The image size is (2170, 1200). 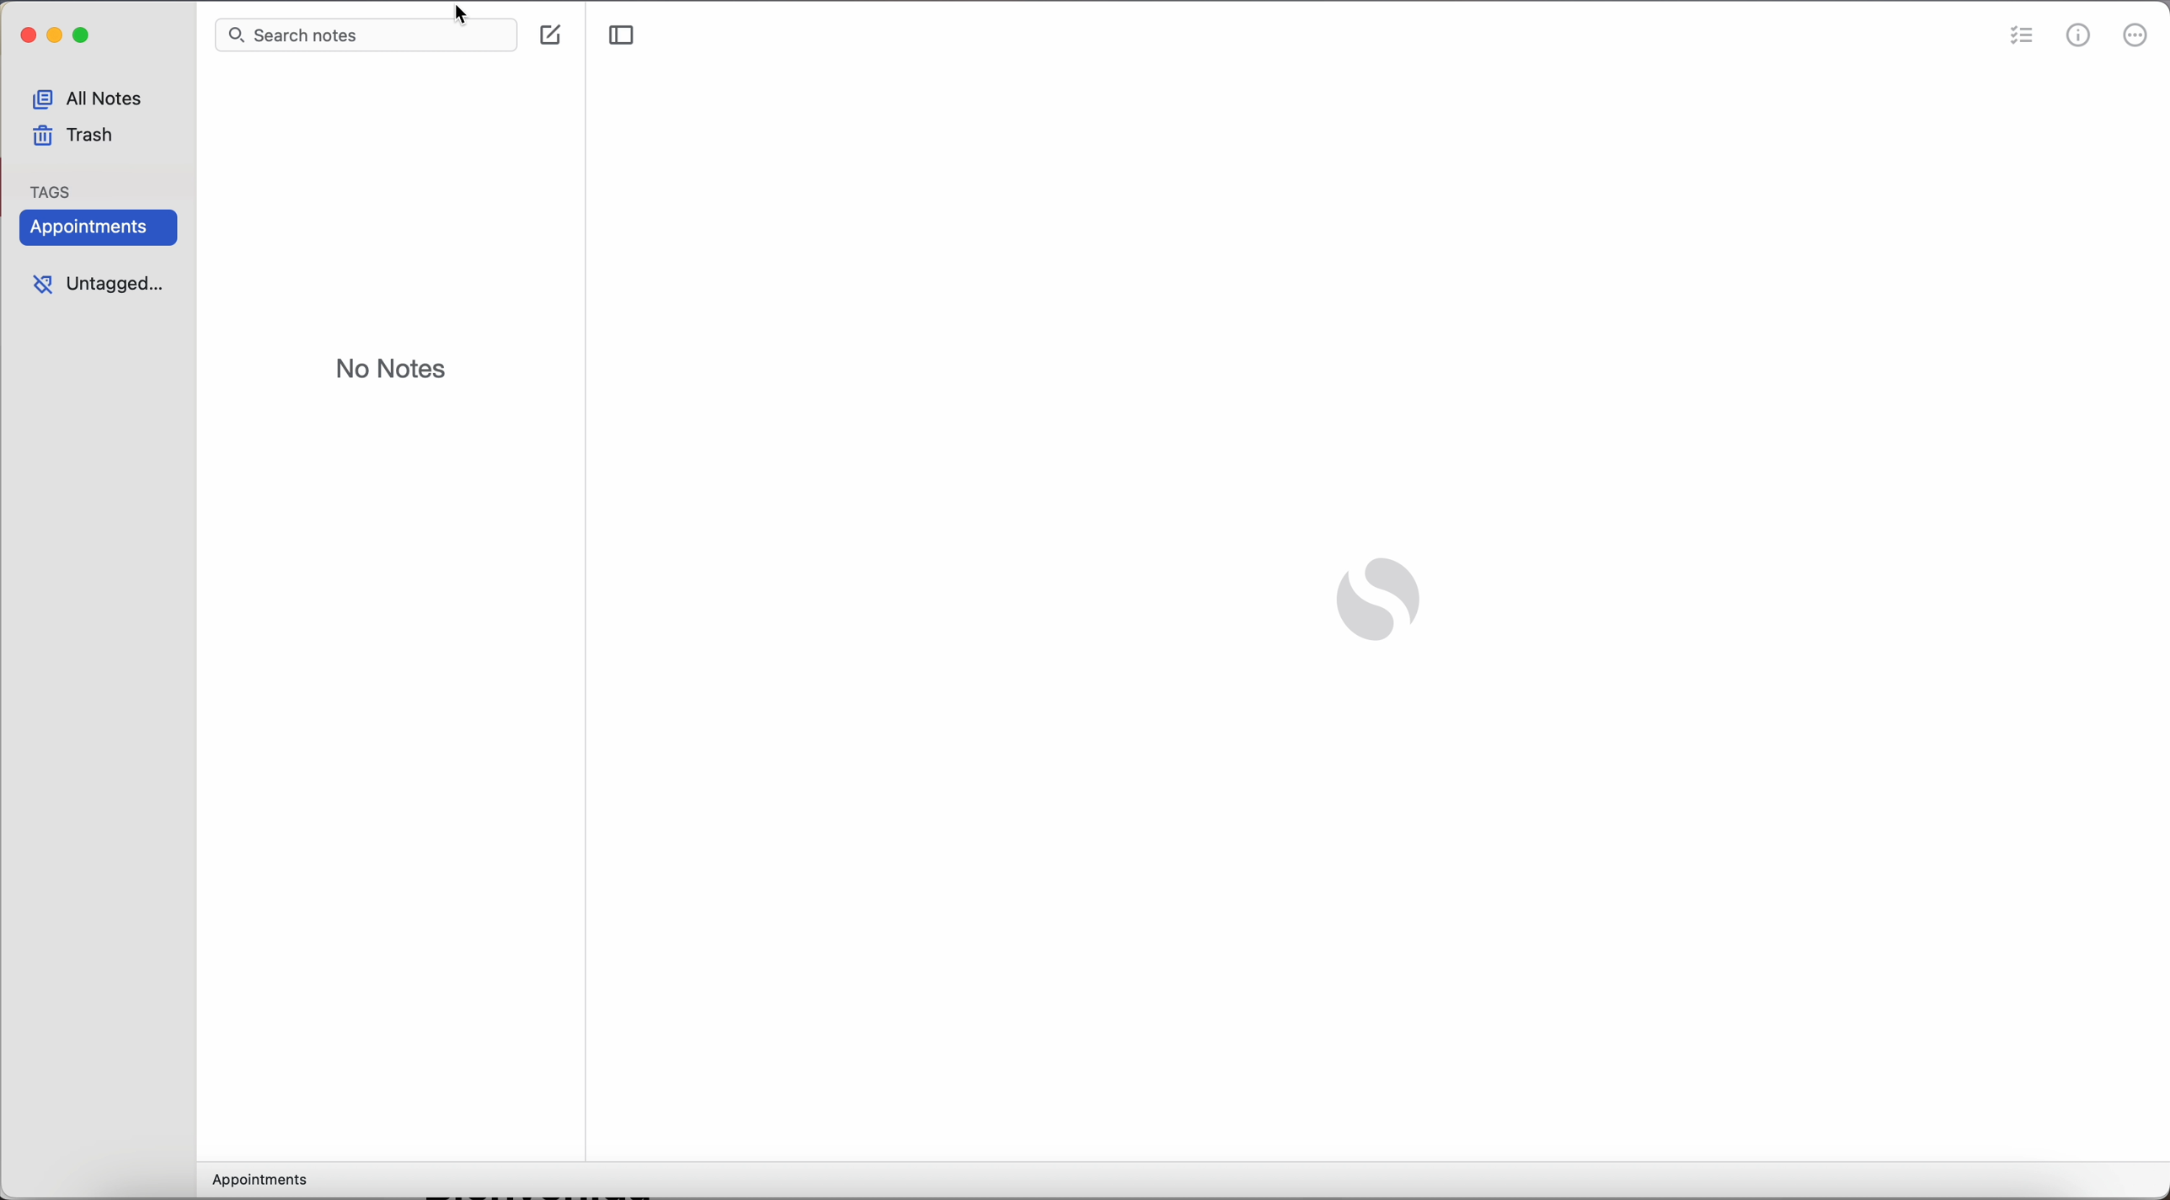 What do you see at coordinates (54, 186) in the screenshot?
I see `tag` at bounding box center [54, 186].